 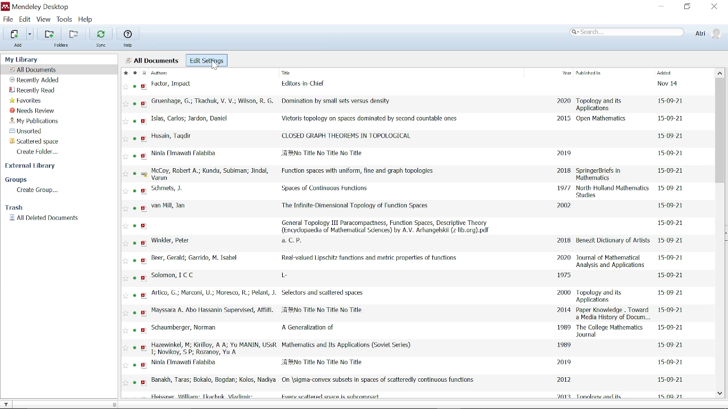 What do you see at coordinates (65, 20) in the screenshot?
I see `Tools` at bounding box center [65, 20].